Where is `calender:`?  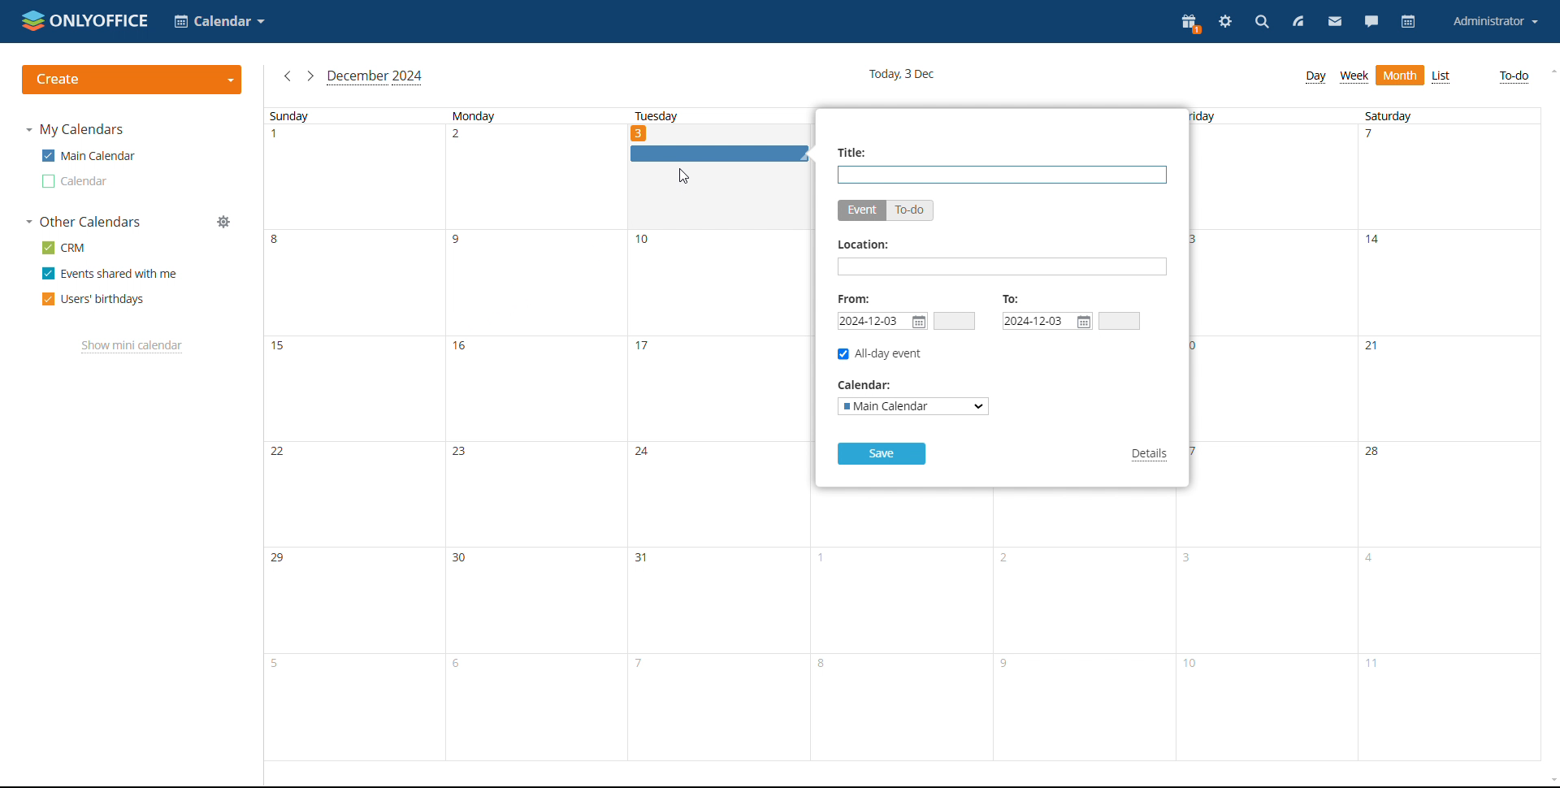 calender: is located at coordinates (870, 387).